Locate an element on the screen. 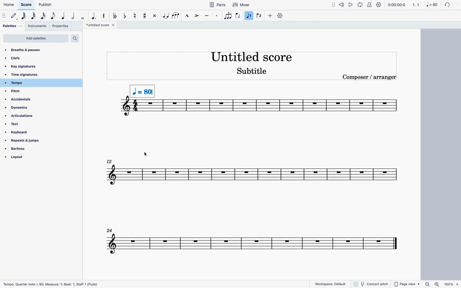  score subtitle is located at coordinates (255, 71).